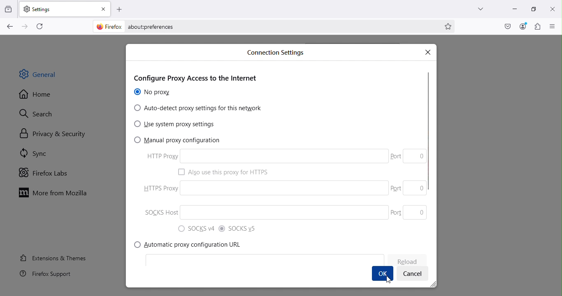 This screenshot has height=296, width=562. What do you see at coordinates (559, 165) in the screenshot?
I see `Scroll bar` at bounding box center [559, 165].